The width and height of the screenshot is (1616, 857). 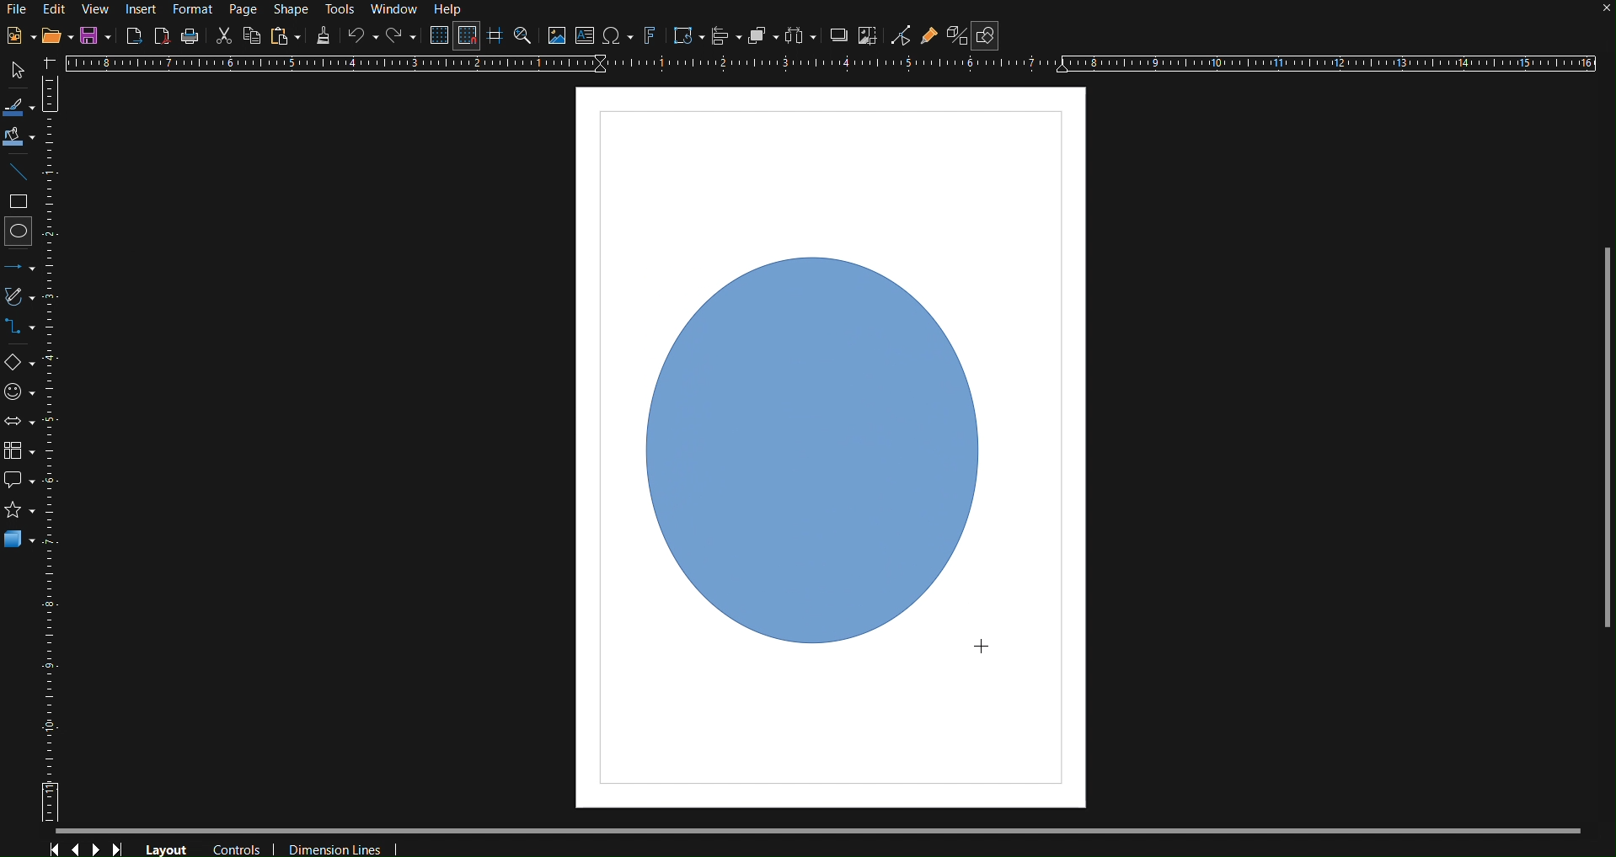 What do you see at coordinates (19, 481) in the screenshot?
I see `Callout shapes` at bounding box center [19, 481].